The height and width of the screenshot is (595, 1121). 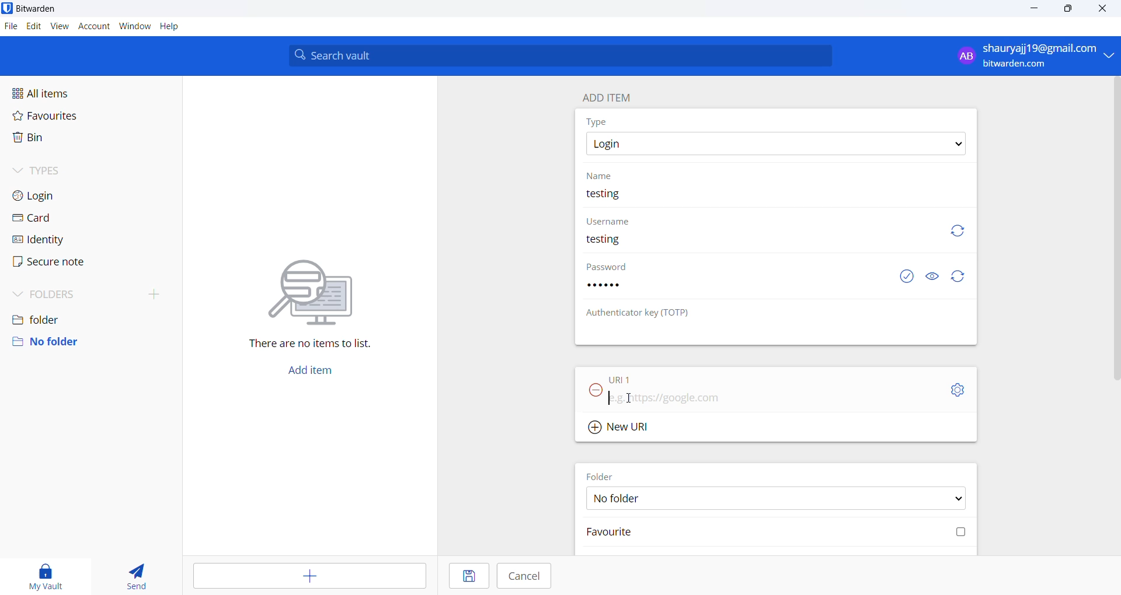 What do you see at coordinates (58, 27) in the screenshot?
I see `view` at bounding box center [58, 27].